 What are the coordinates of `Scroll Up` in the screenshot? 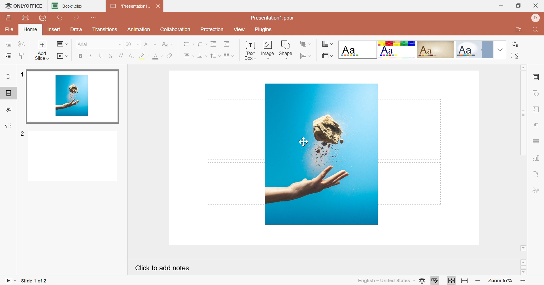 It's located at (523, 68).